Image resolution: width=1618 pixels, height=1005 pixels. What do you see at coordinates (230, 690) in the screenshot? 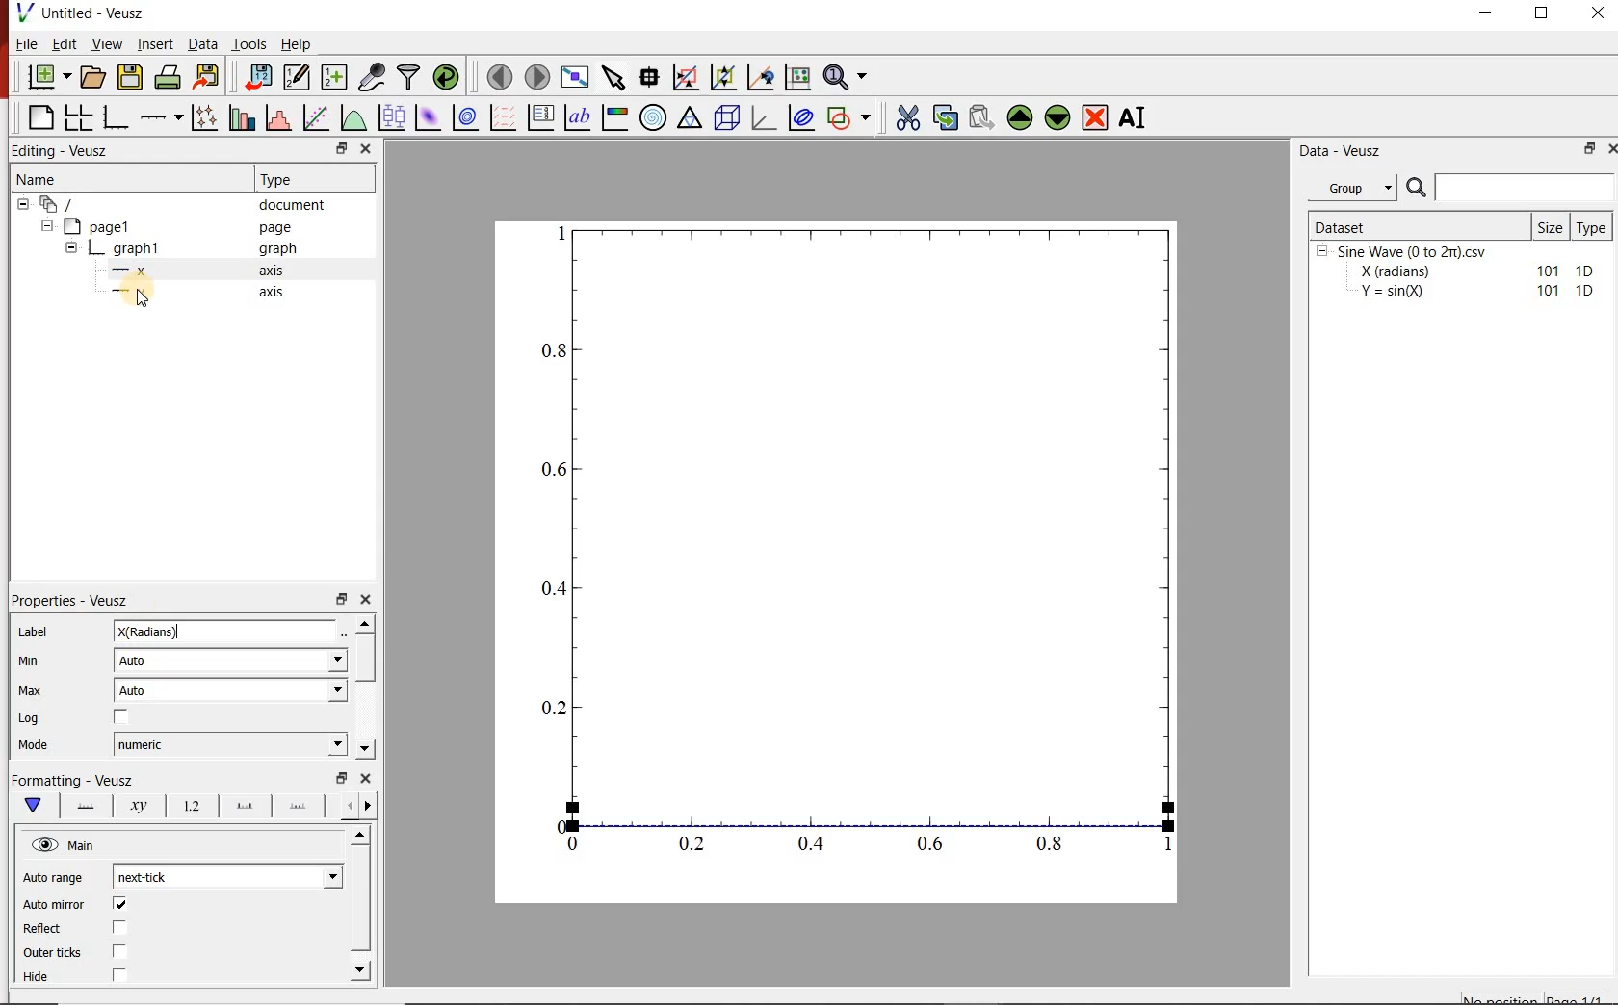
I see `Auto` at bounding box center [230, 690].